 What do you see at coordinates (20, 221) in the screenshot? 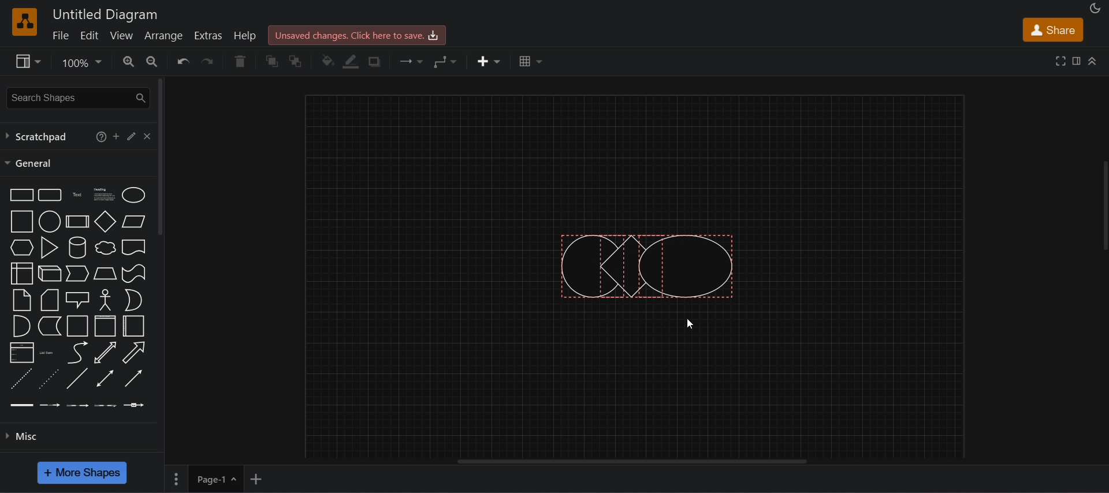
I see `square` at bounding box center [20, 221].